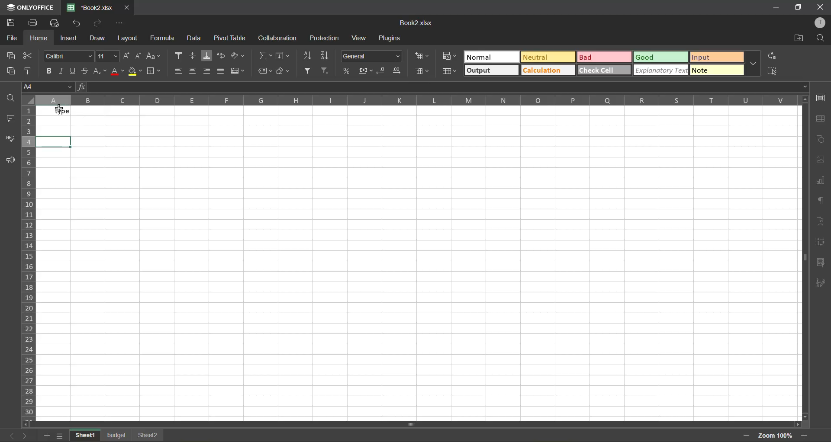  What do you see at coordinates (194, 39) in the screenshot?
I see `data` at bounding box center [194, 39].